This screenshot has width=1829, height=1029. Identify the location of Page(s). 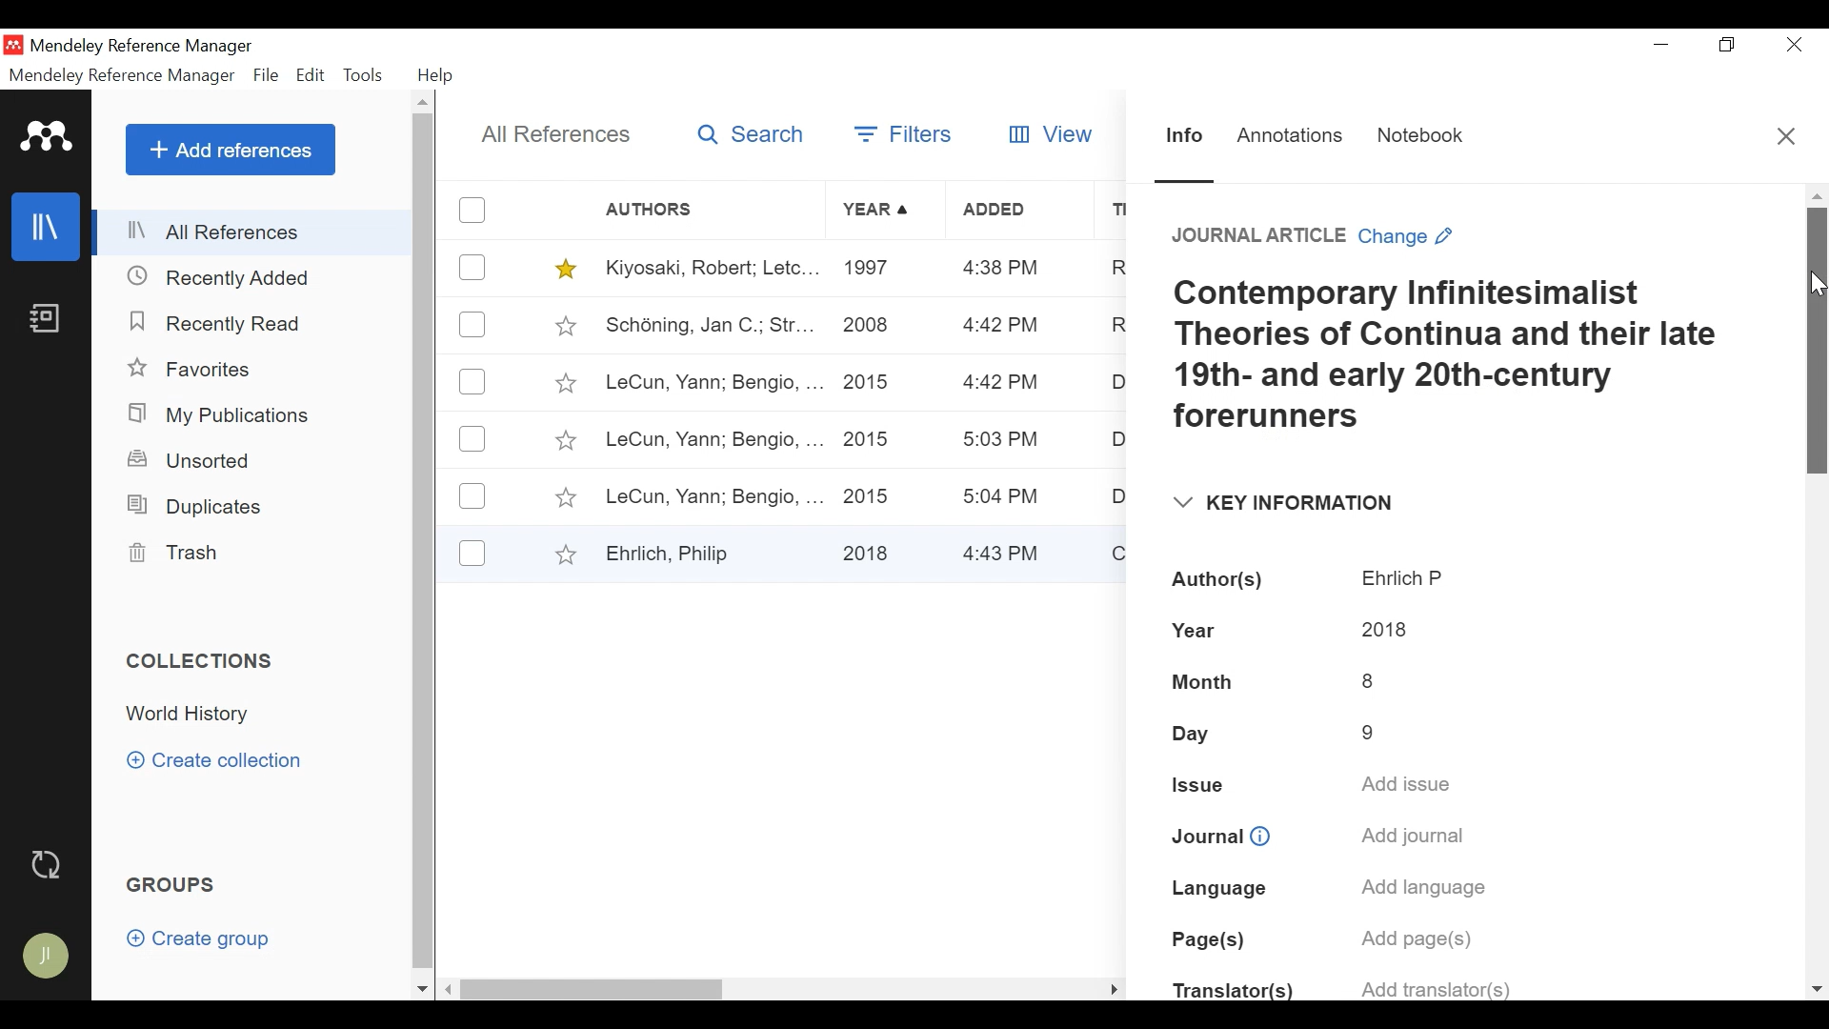
(1210, 942).